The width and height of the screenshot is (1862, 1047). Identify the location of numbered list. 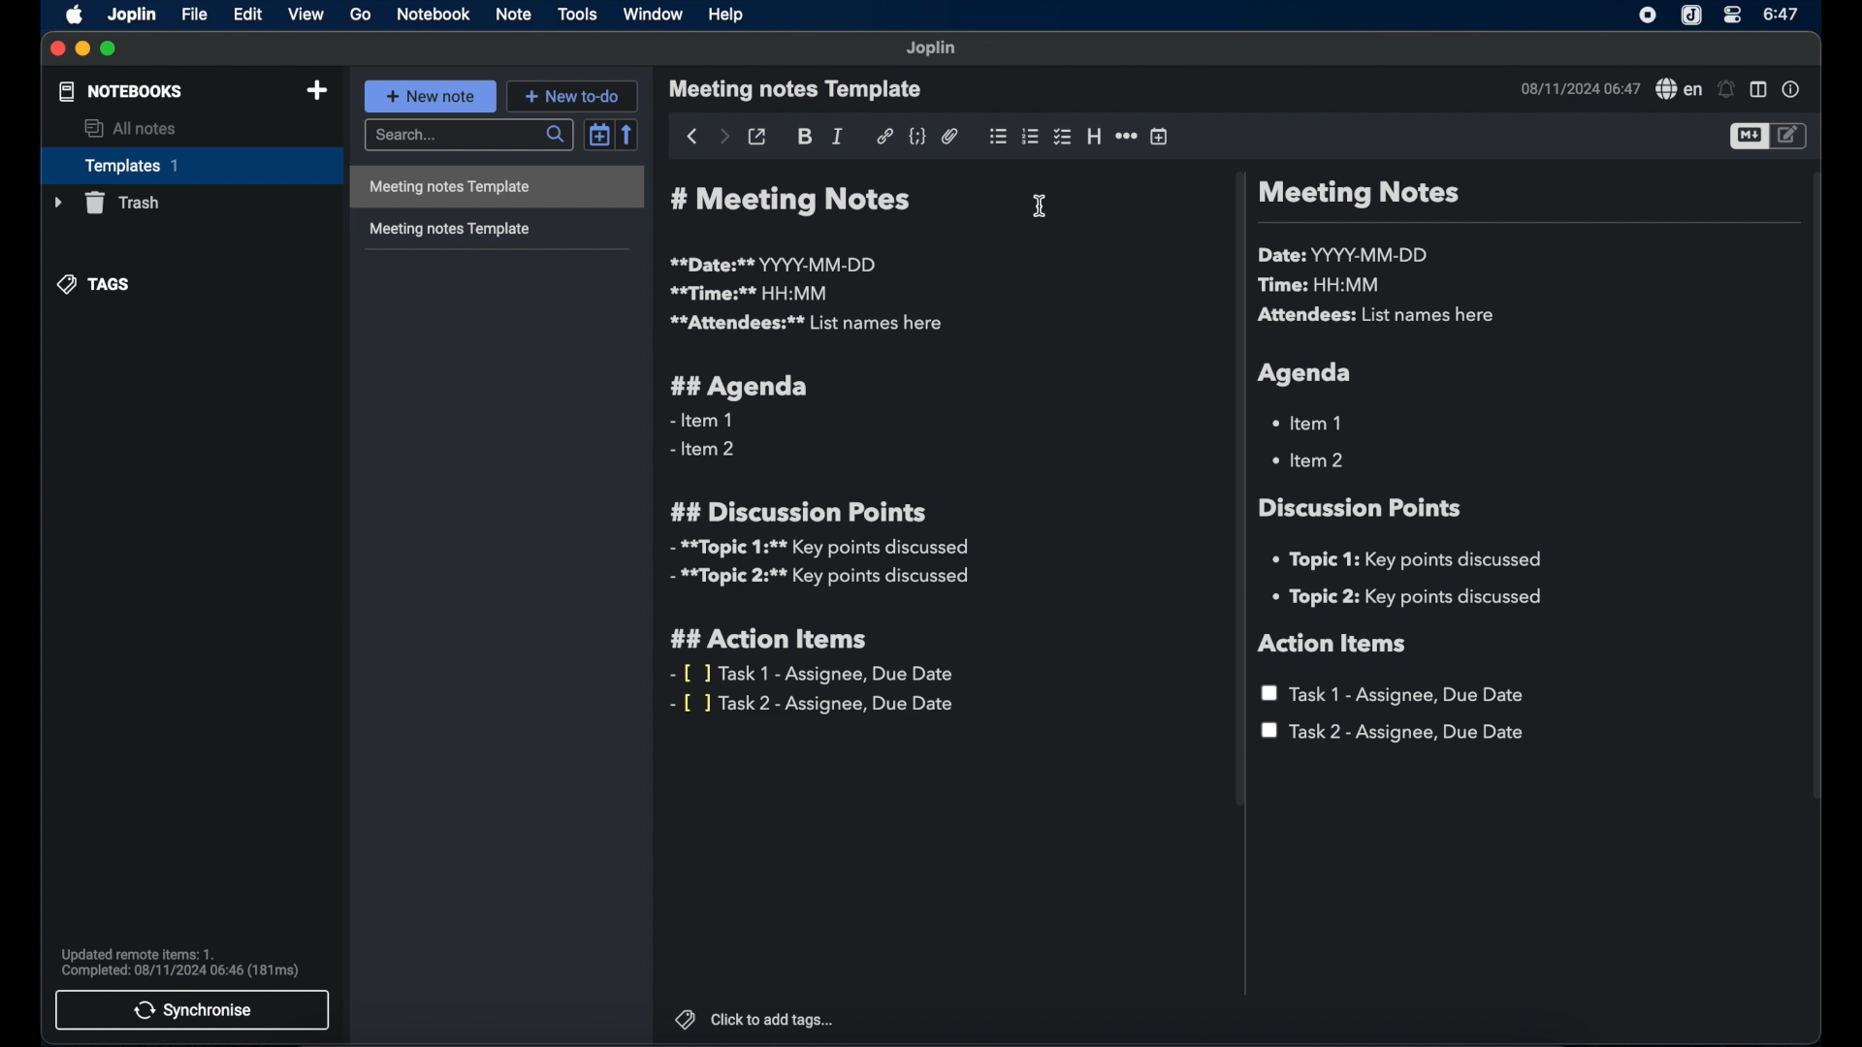
(1030, 137).